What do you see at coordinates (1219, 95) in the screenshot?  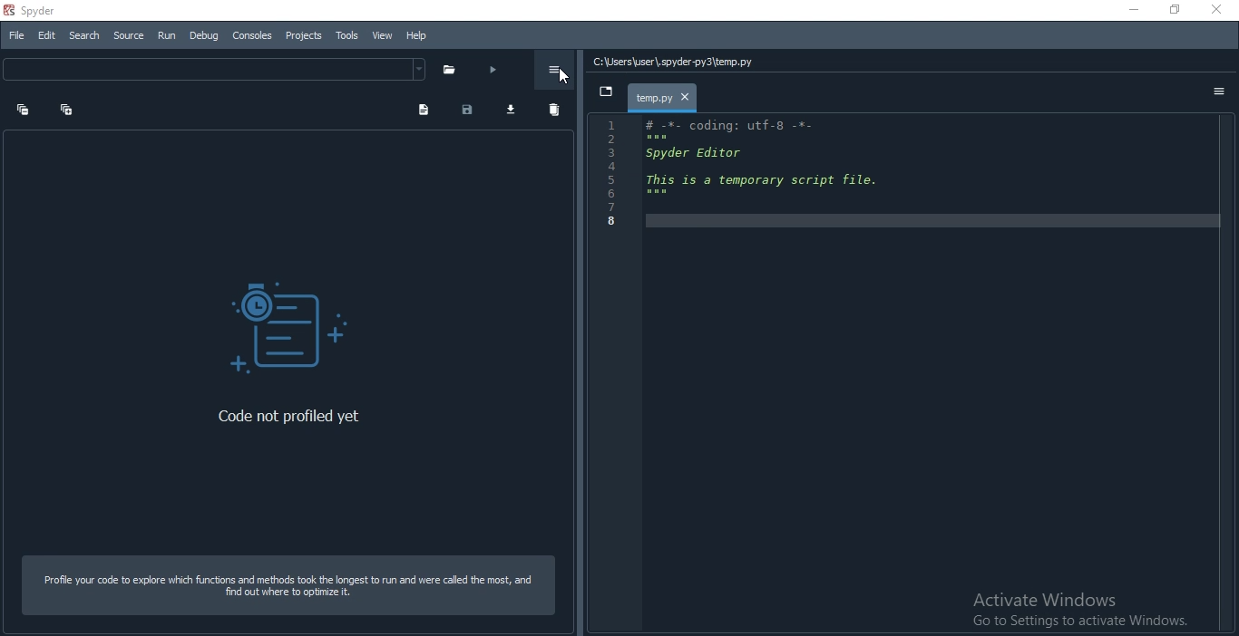 I see `options` at bounding box center [1219, 95].